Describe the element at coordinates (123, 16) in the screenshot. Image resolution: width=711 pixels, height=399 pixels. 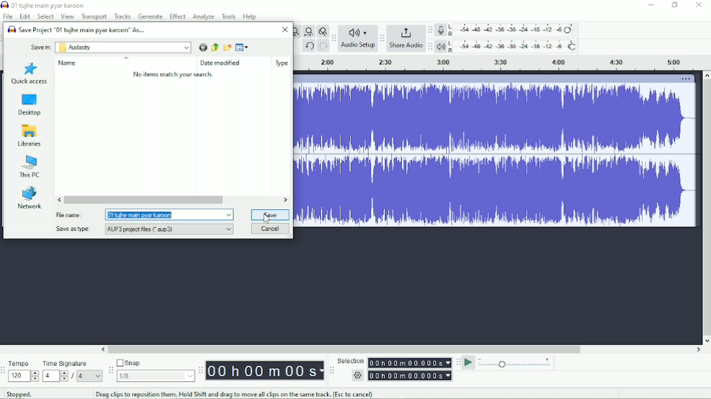
I see `Tracks` at that location.